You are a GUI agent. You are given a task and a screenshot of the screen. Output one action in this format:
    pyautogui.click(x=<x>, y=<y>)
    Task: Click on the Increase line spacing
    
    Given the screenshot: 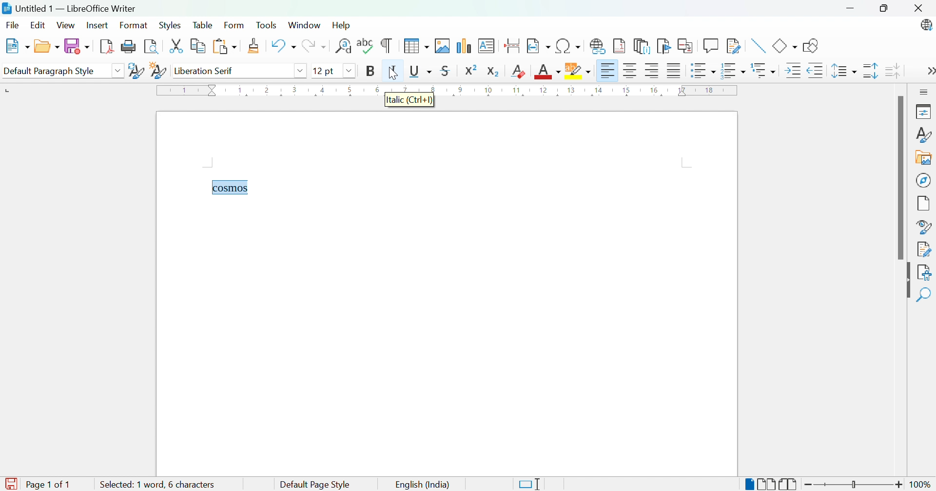 What is the action you would take?
    pyautogui.click(x=870, y=71)
    